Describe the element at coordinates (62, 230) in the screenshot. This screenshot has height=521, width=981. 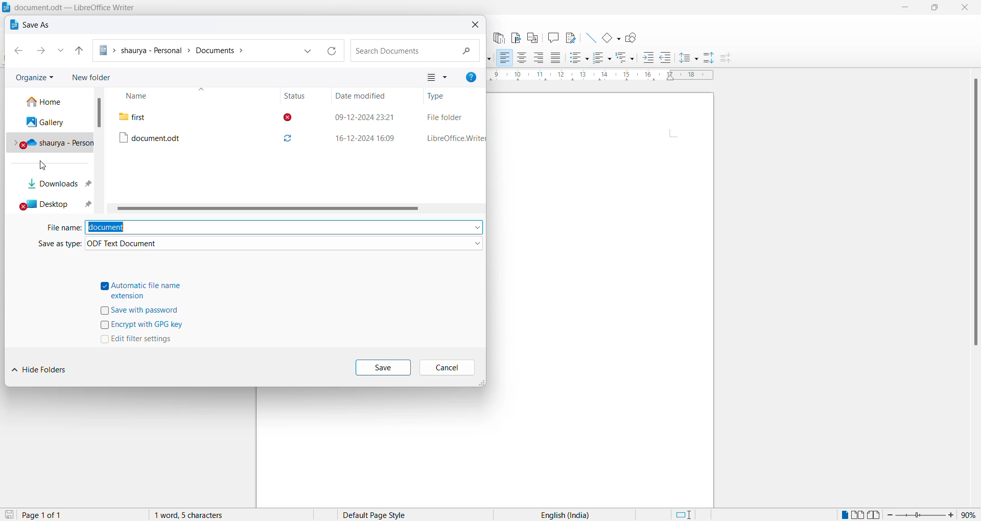
I see `file name` at that location.